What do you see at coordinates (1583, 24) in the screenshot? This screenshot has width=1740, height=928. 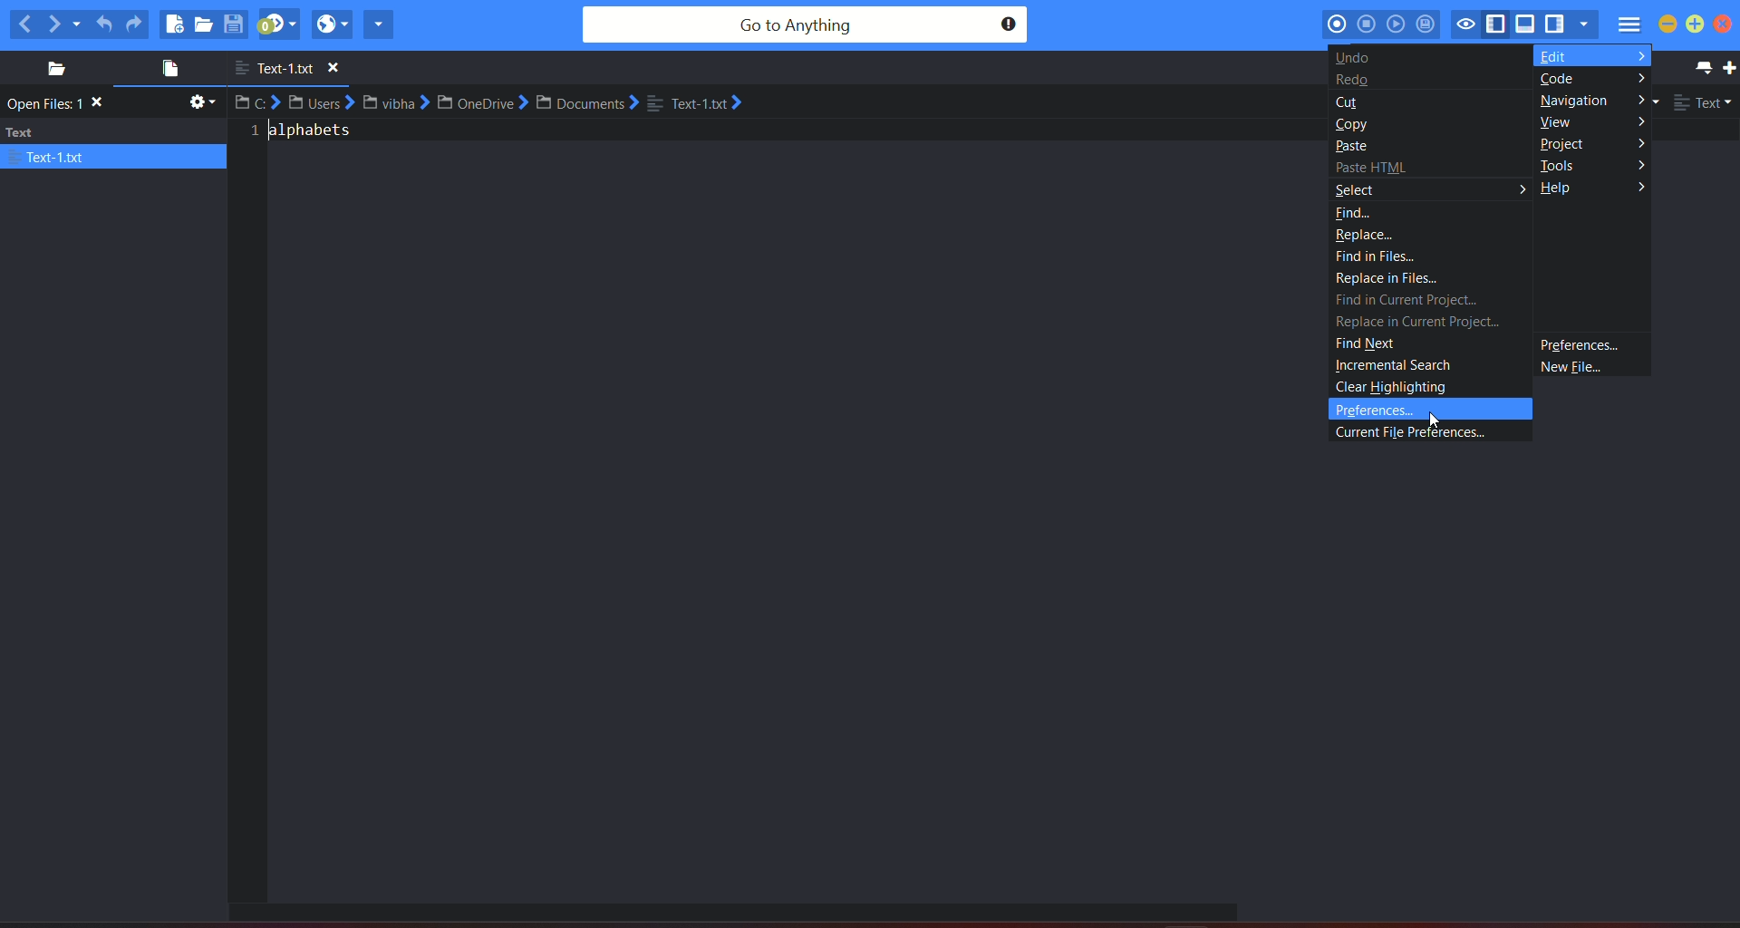 I see `show specific sidebar` at bounding box center [1583, 24].